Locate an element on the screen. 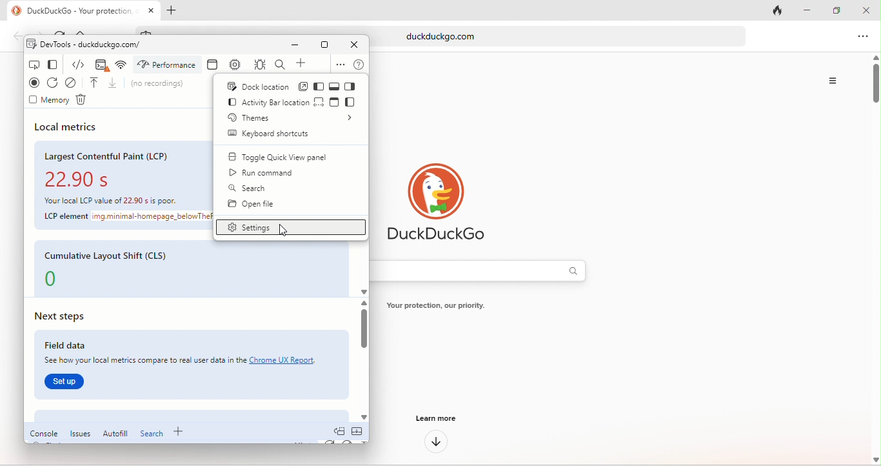 The image size is (881, 466). record is located at coordinates (36, 83).